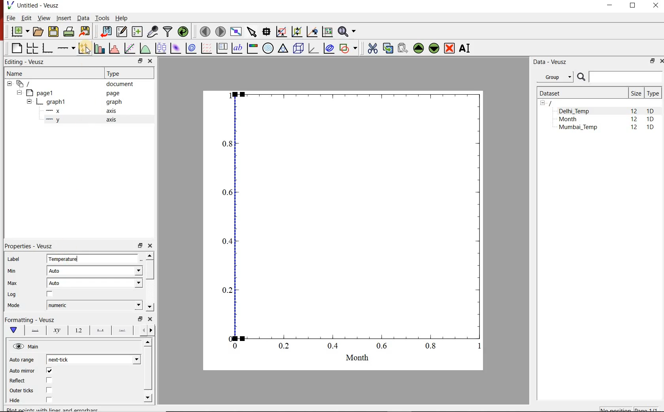  What do you see at coordinates (19, 381) in the screenshot?
I see `Reflect` at bounding box center [19, 381].